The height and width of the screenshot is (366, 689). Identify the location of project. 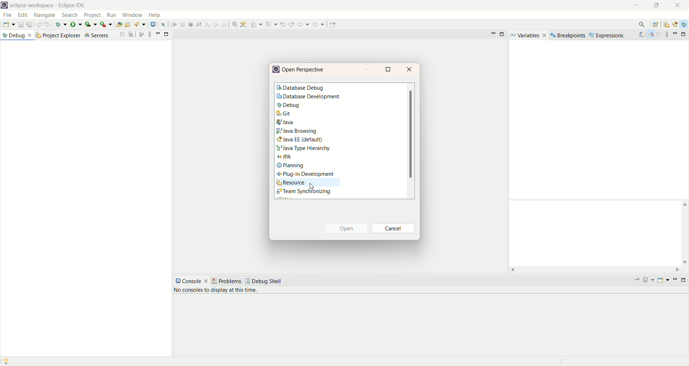
(93, 15).